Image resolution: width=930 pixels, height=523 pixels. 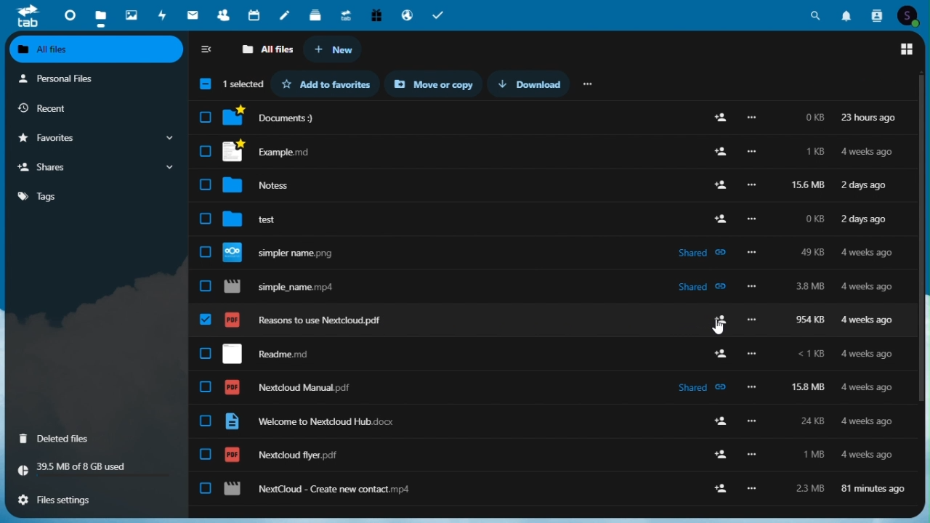 What do you see at coordinates (207, 320) in the screenshot?
I see `checkbox` at bounding box center [207, 320].